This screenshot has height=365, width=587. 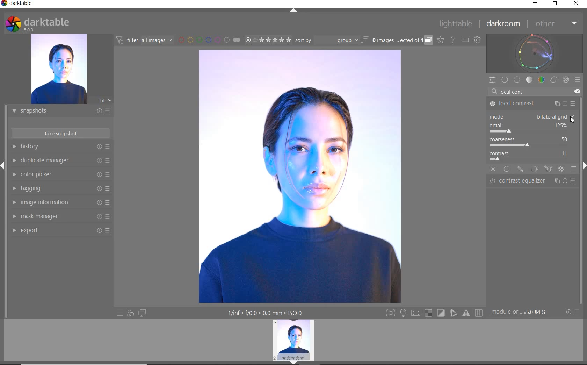 What do you see at coordinates (524, 312) in the screenshot?
I see `MODULE...v5.0 JPEG` at bounding box center [524, 312].